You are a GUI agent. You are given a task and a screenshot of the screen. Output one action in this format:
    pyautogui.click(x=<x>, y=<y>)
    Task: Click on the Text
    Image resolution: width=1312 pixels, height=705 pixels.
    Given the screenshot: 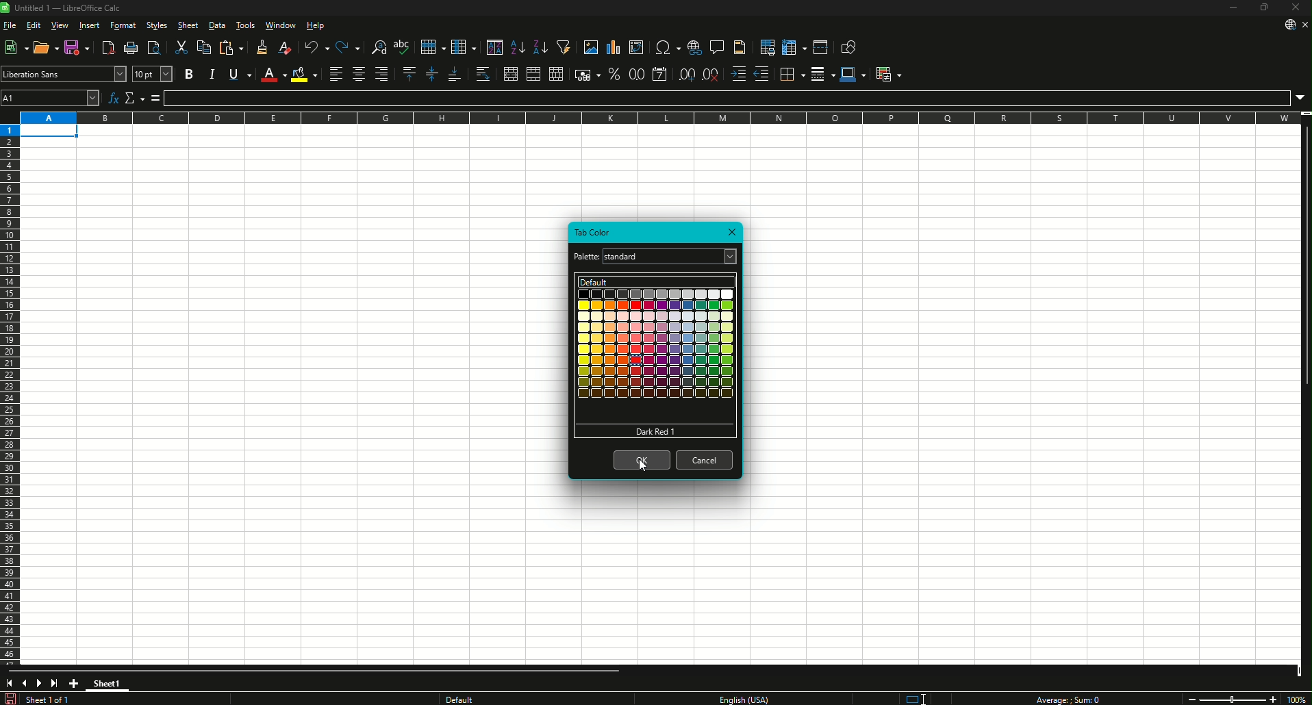 What is the action you would take?
    pyautogui.click(x=503, y=698)
    